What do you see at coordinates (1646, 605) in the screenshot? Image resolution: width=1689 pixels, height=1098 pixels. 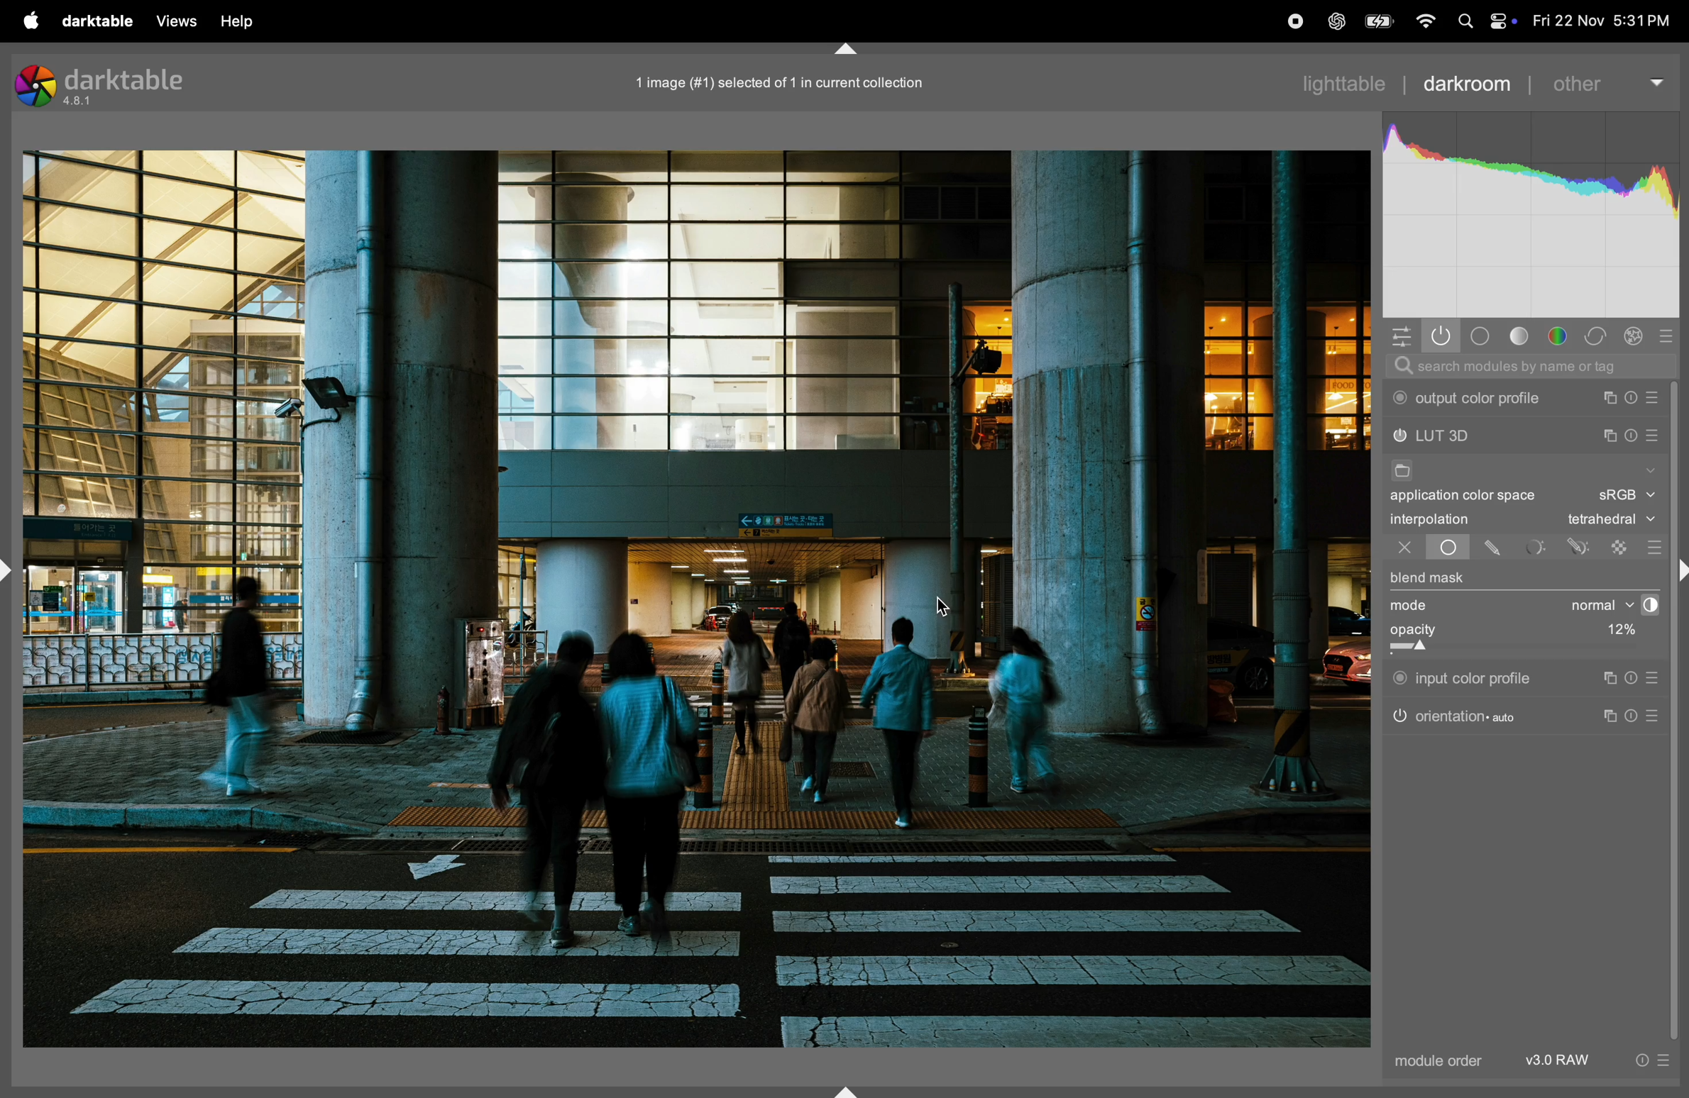 I see `contrast` at bounding box center [1646, 605].